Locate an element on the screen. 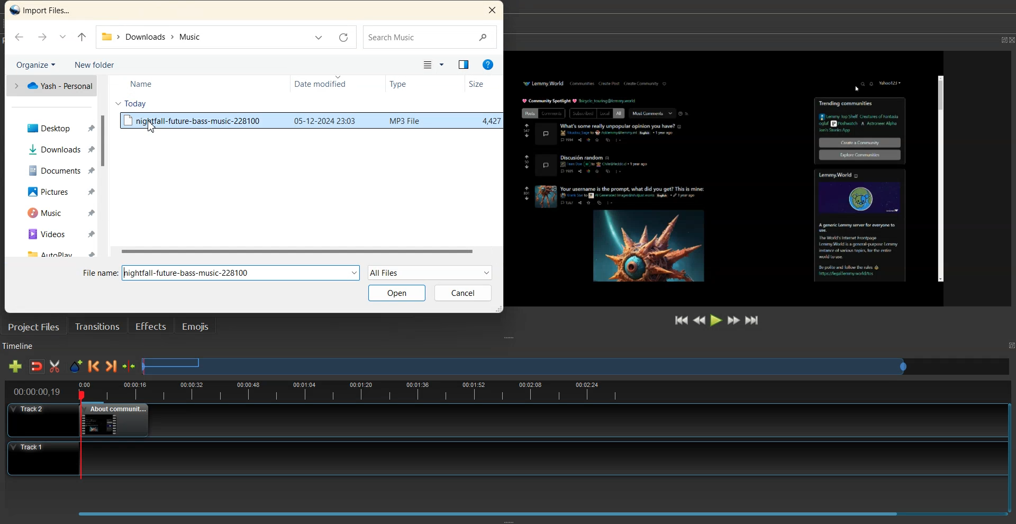 The image size is (1016, 524). Videos is located at coordinates (50, 234).